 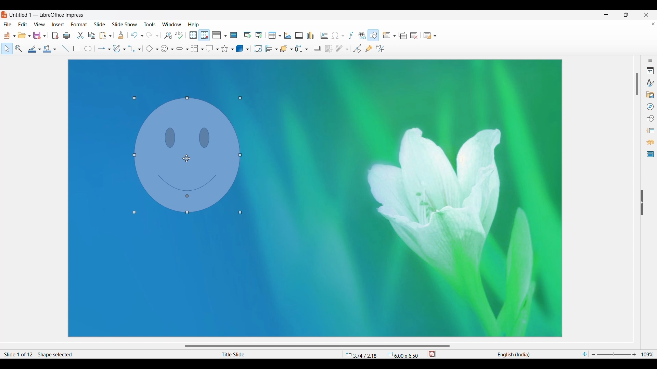 What do you see at coordinates (58, 25) in the screenshot?
I see `Insert` at bounding box center [58, 25].